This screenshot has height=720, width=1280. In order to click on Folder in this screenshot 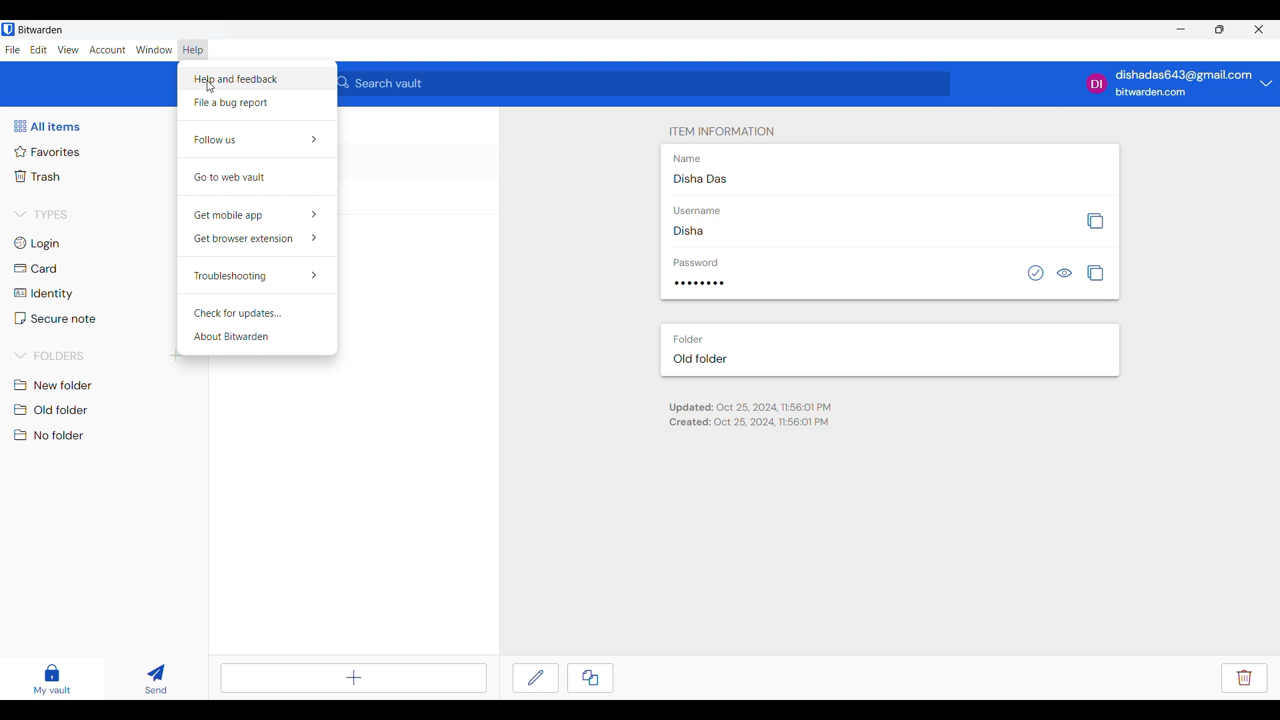, I will do `click(687, 339)`.